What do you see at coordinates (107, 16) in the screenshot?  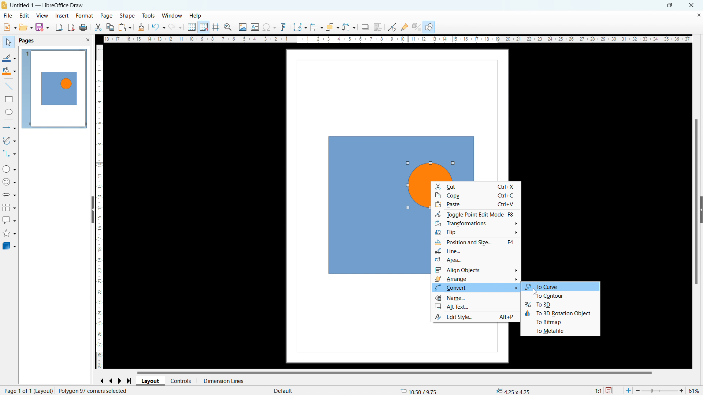 I see `page` at bounding box center [107, 16].